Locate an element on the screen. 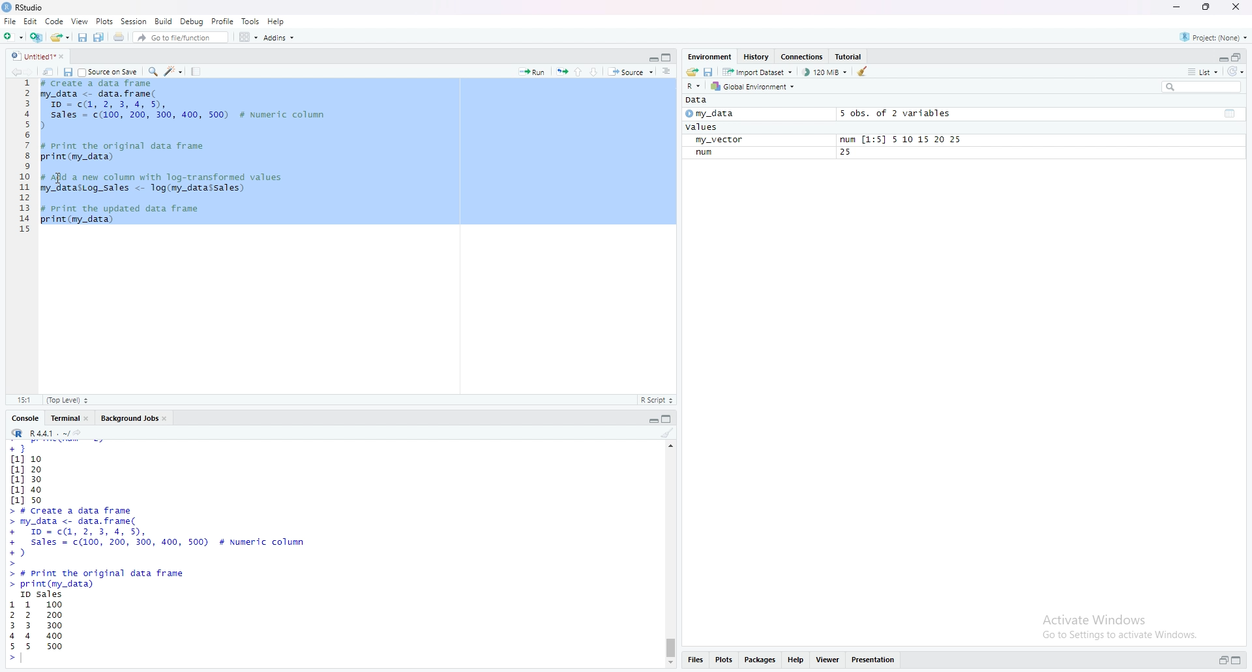  maximize is located at coordinates (1240, 658).